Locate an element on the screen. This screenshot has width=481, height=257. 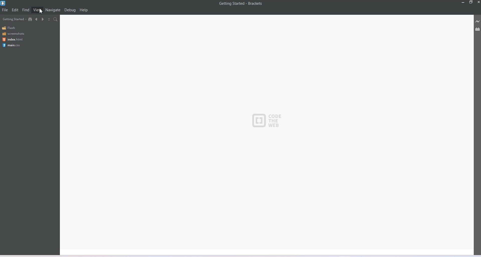
View is located at coordinates (37, 9).